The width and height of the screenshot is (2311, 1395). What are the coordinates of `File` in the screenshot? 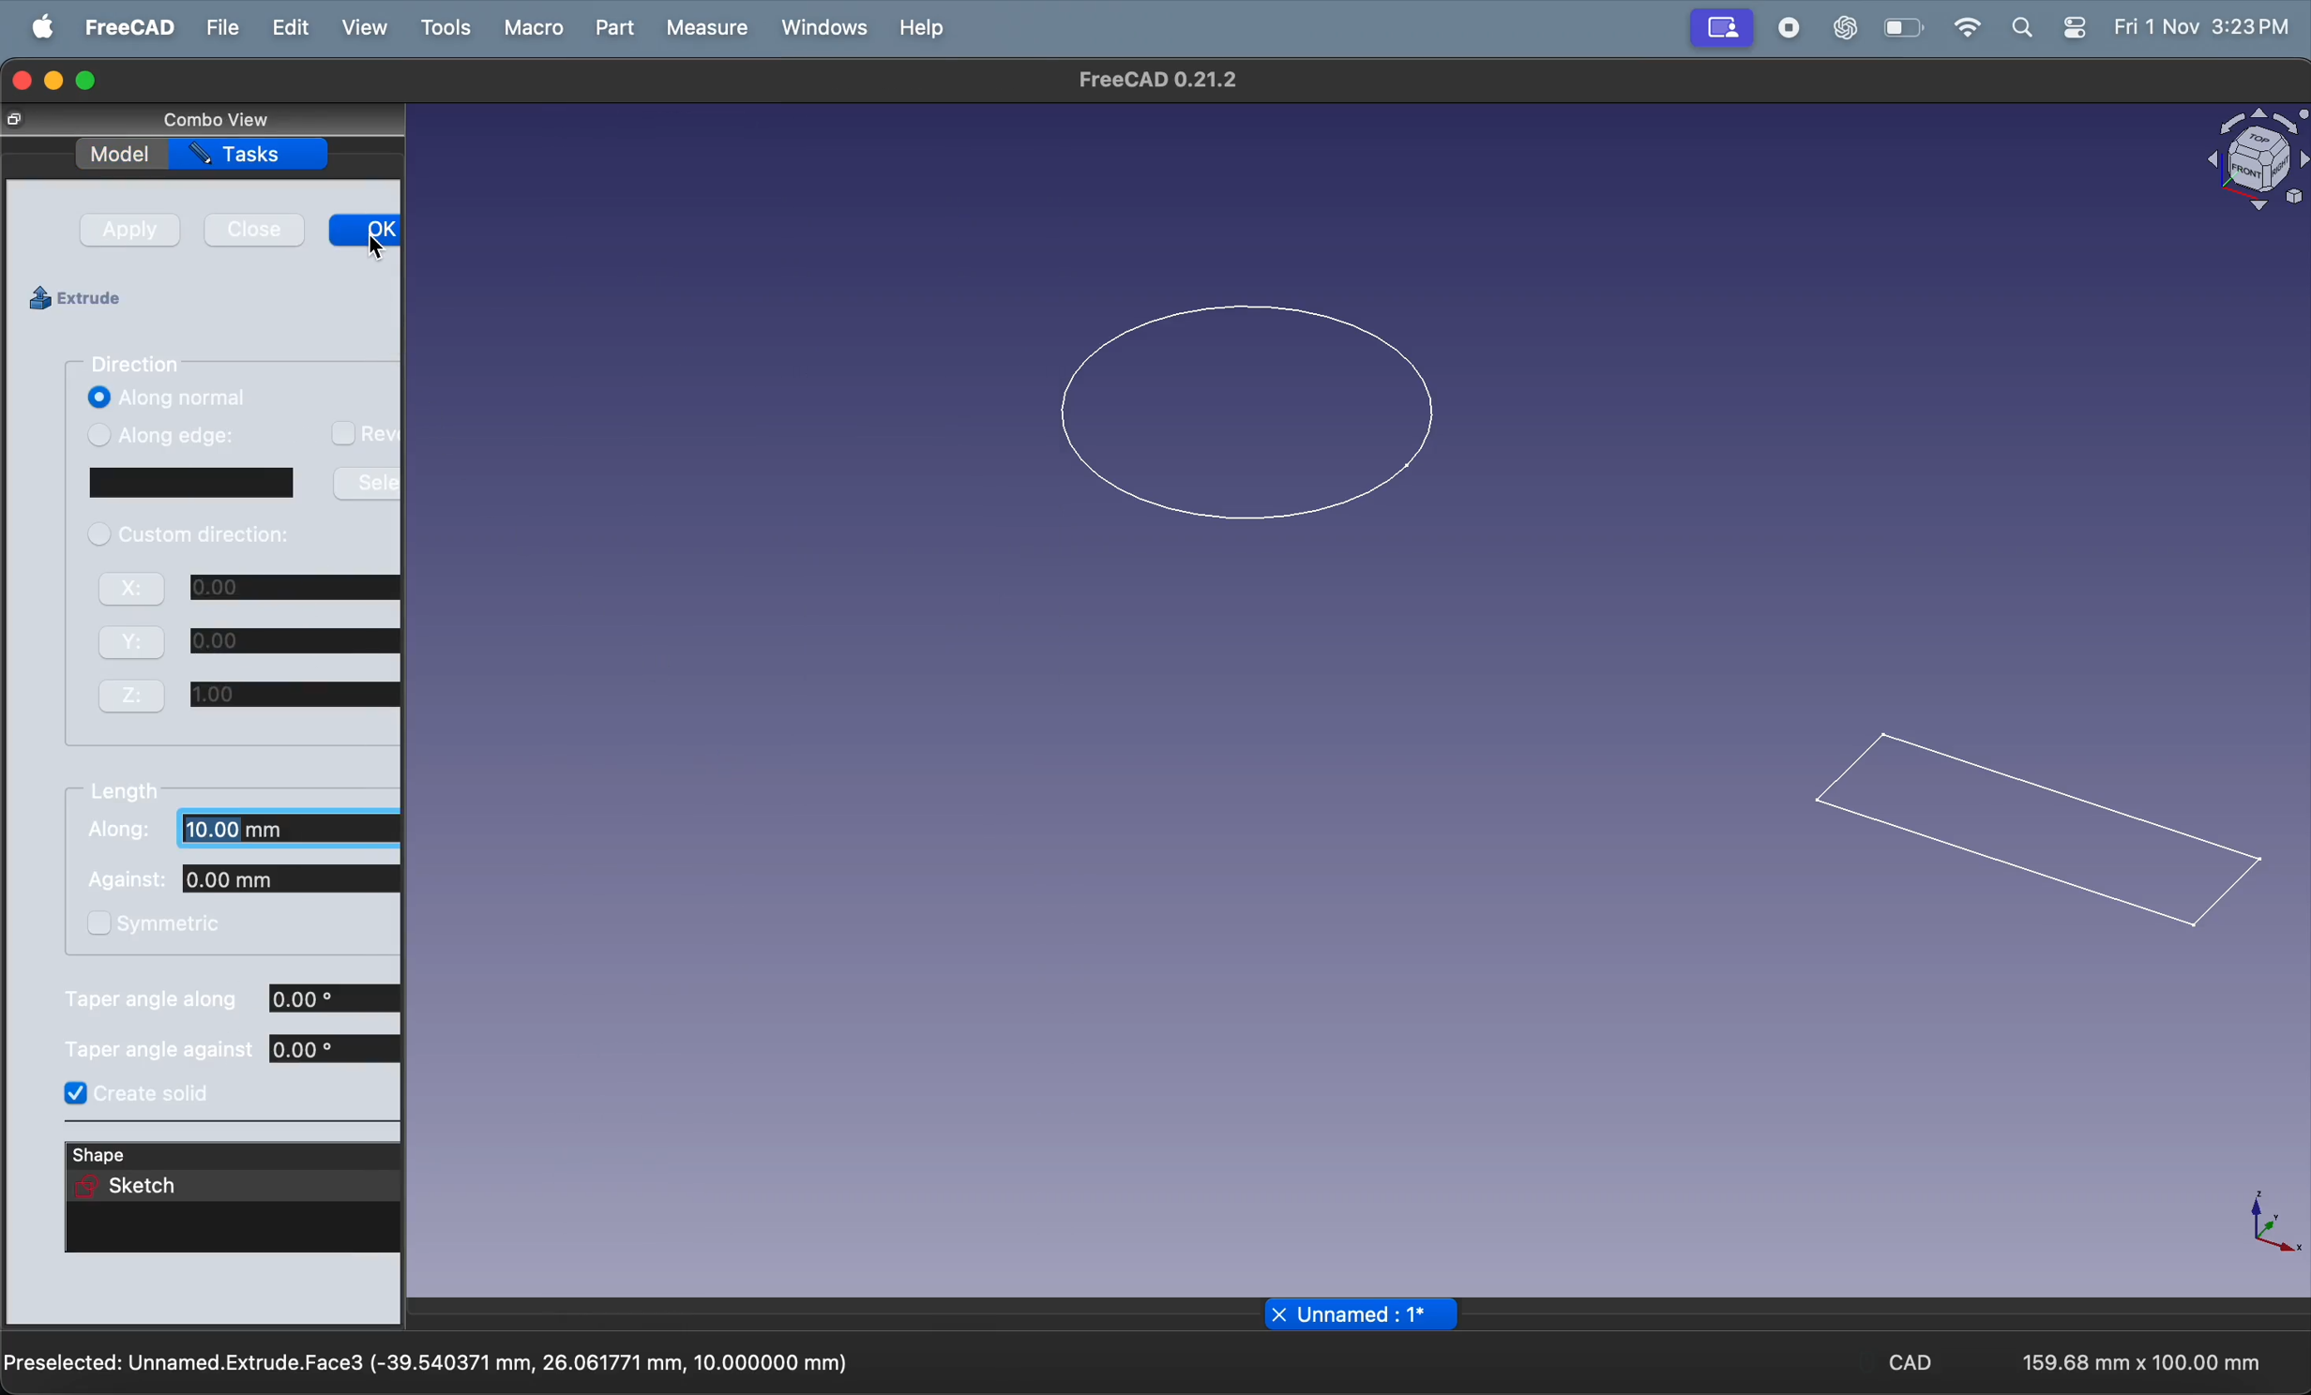 It's located at (220, 27).